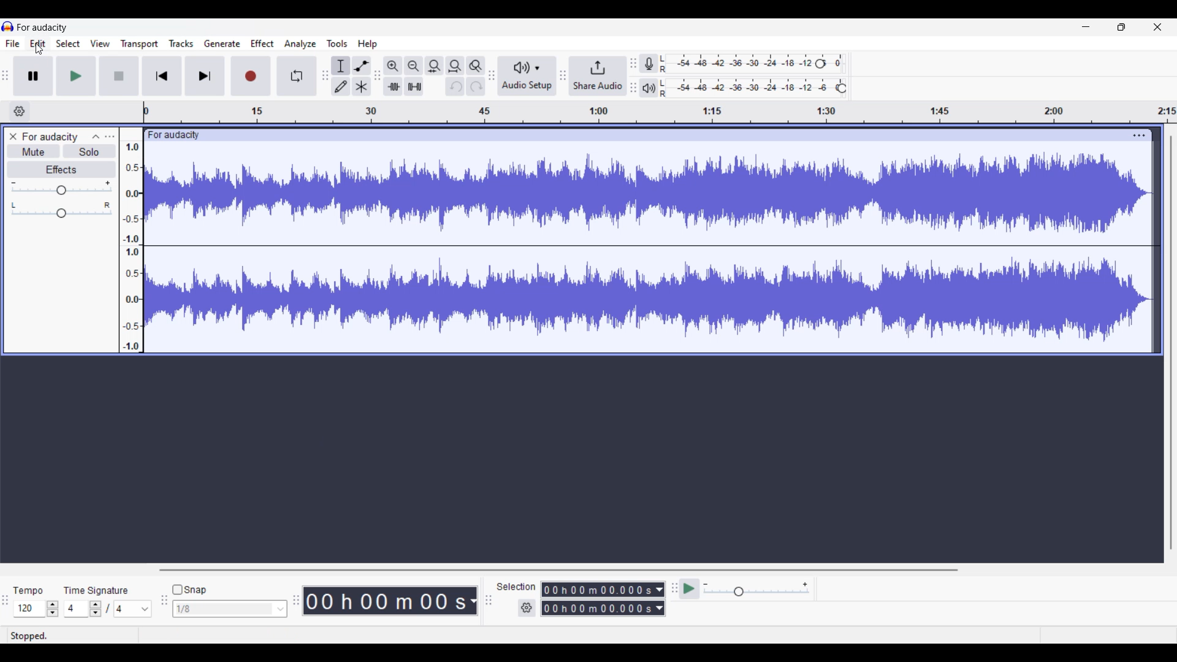  What do you see at coordinates (660, 112) in the screenshot?
I see `Scale to measure length of track` at bounding box center [660, 112].